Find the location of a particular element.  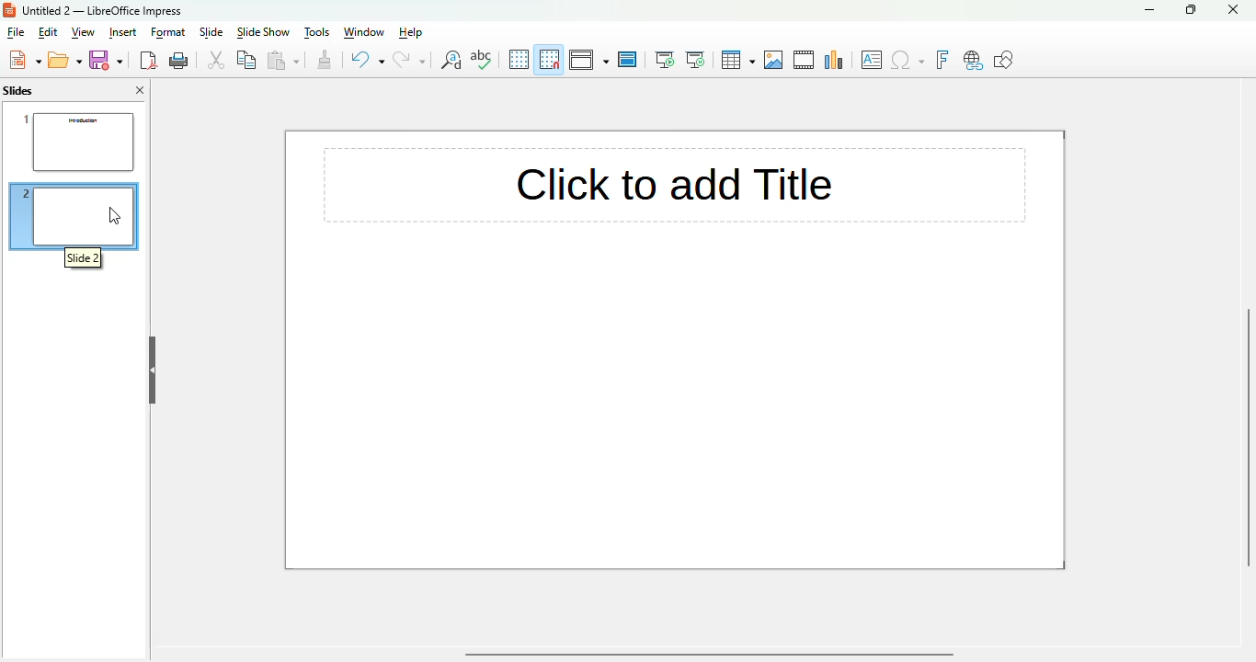

untitled 2 - libreoffice impress is located at coordinates (102, 10).